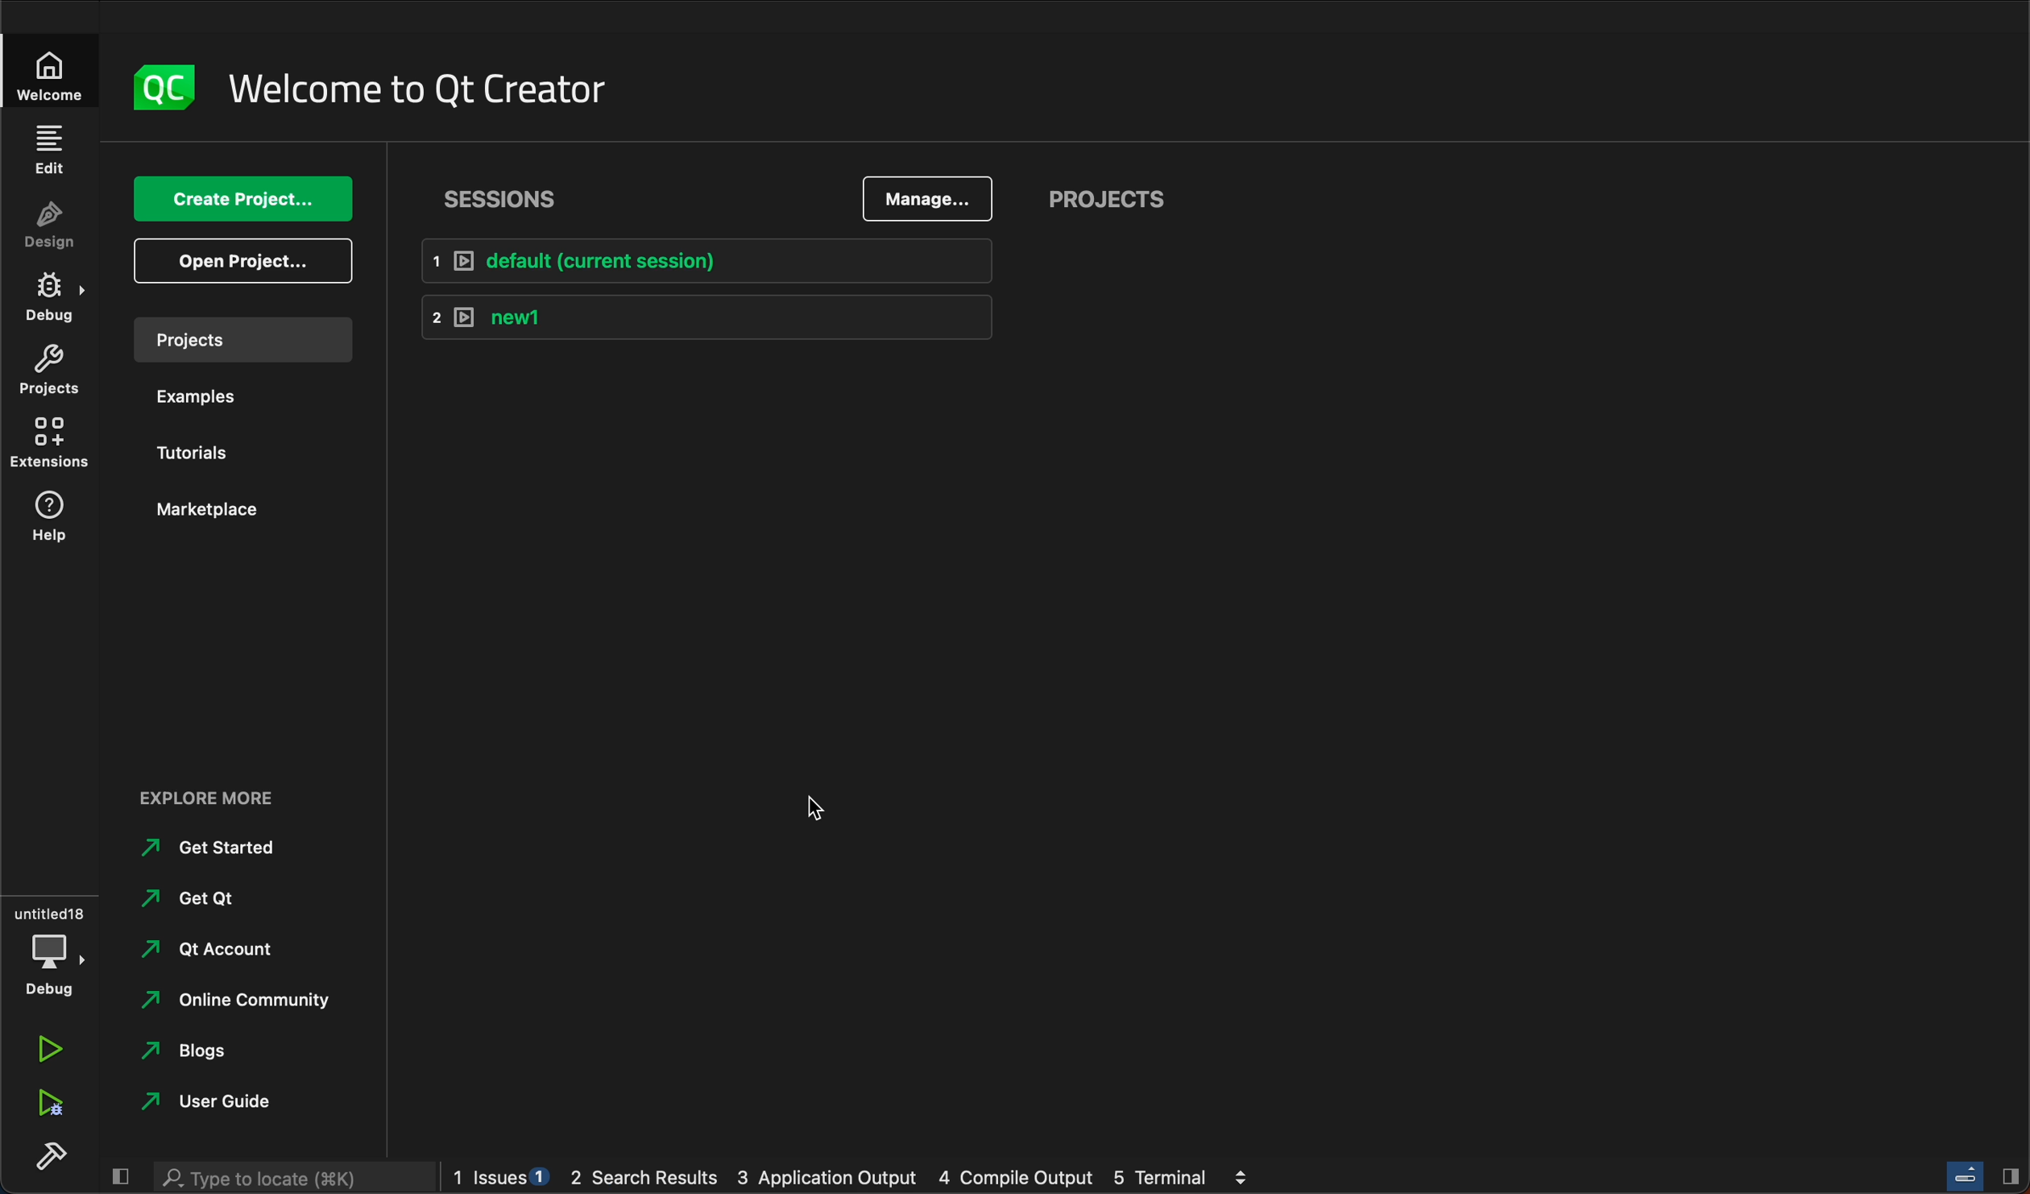 This screenshot has height=1194, width=2030. I want to click on started, so click(227, 847).